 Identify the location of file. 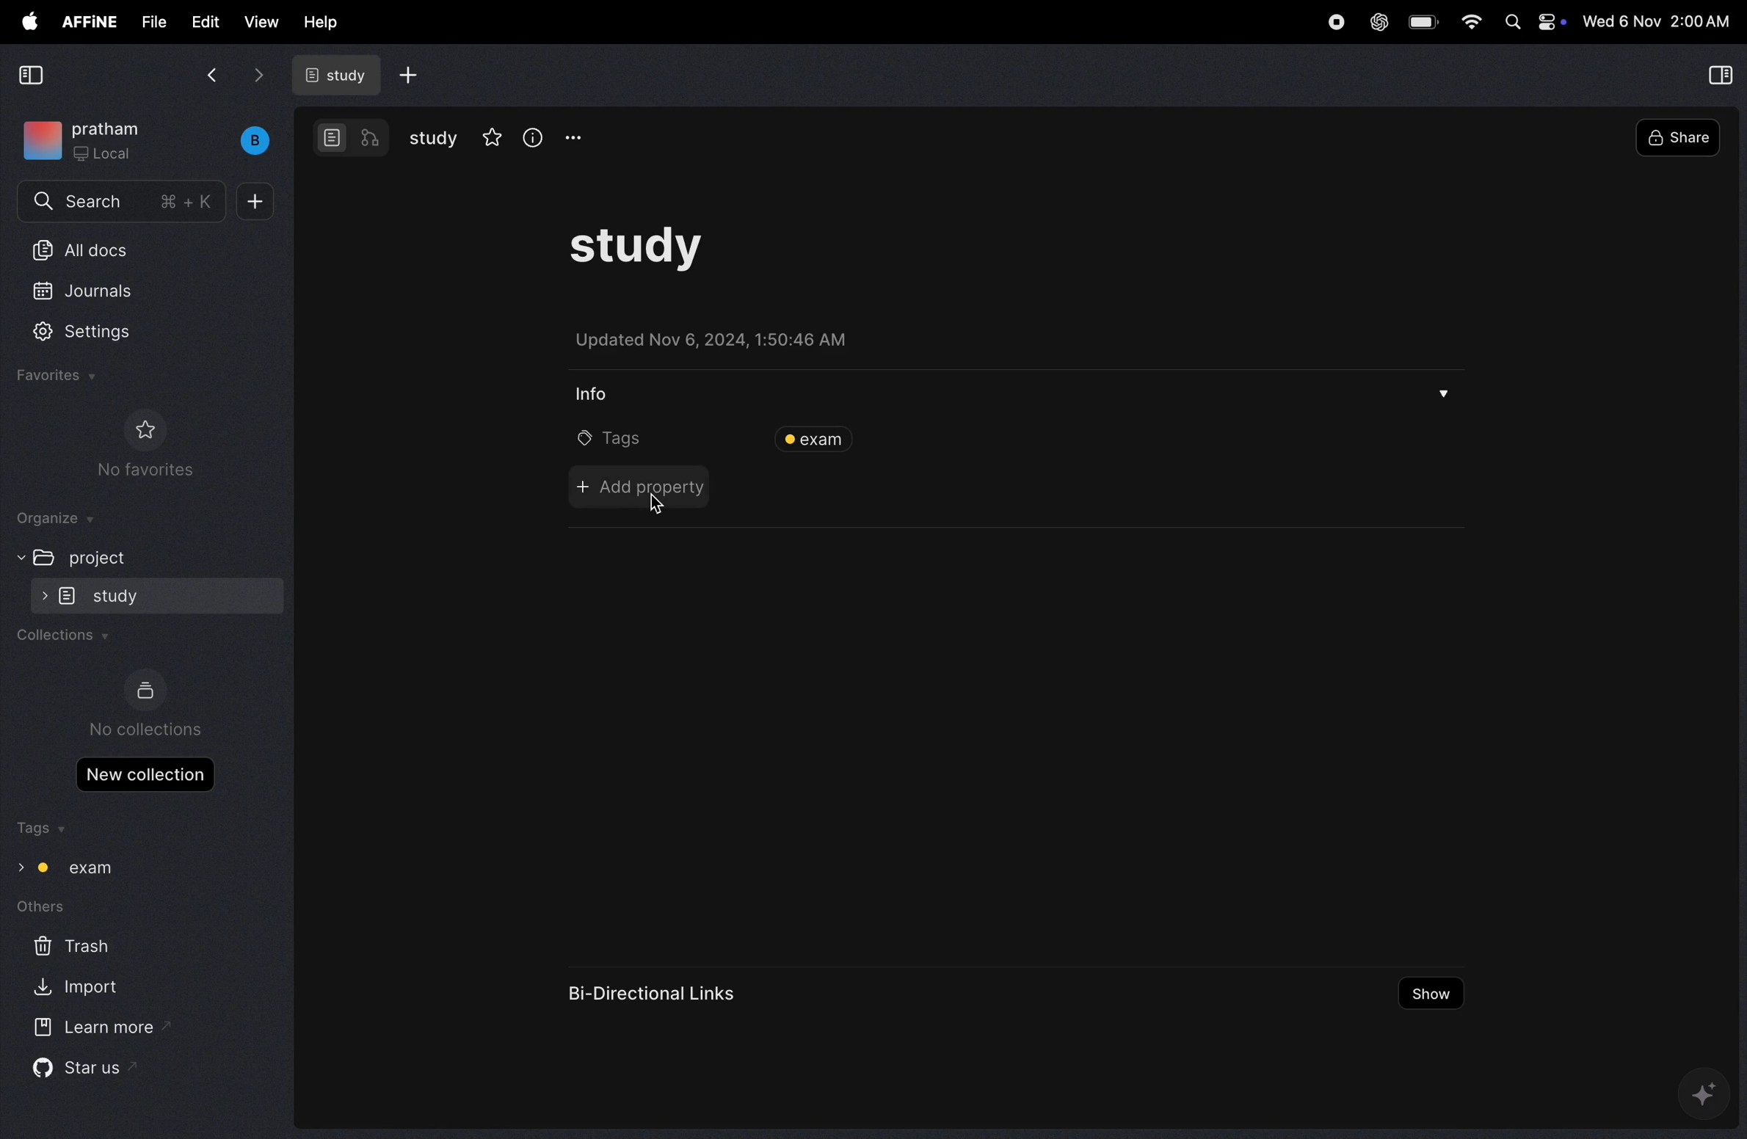
(156, 23).